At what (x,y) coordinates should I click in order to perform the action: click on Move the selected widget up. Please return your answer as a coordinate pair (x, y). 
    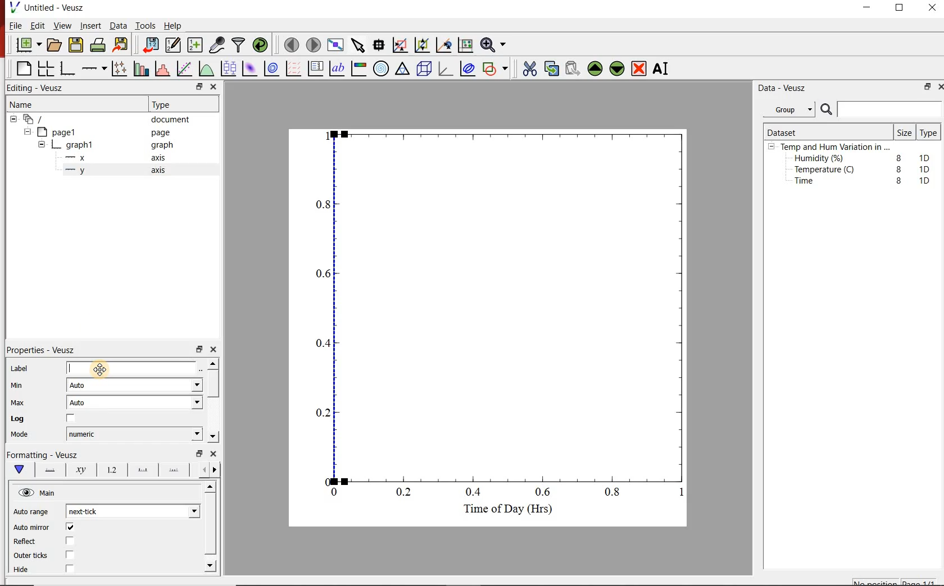
    Looking at the image, I should click on (596, 67).